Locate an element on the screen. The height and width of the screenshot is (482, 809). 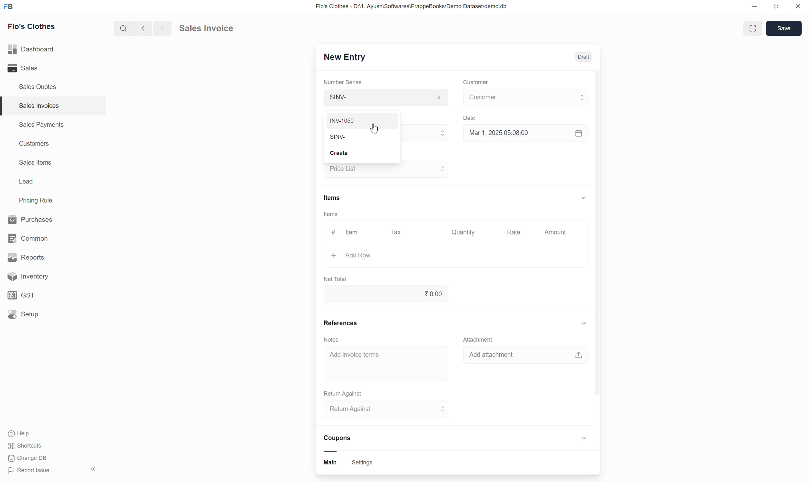
minimize  is located at coordinates (757, 7).